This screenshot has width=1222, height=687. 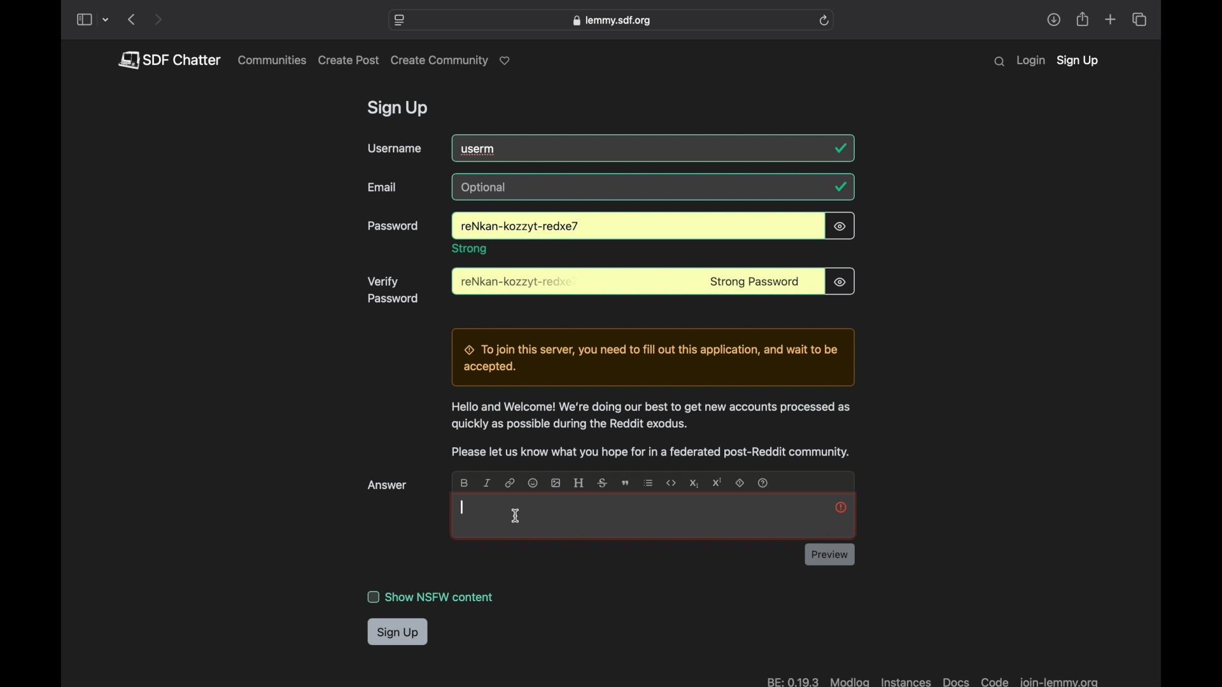 I want to click on refresh, so click(x=824, y=20).